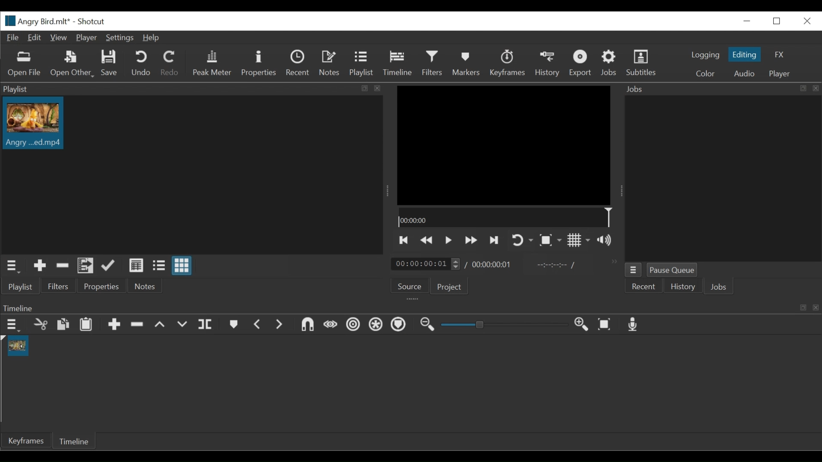 This screenshot has width=822, height=462. What do you see at coordinates (400, 326) in the screenshot?
I see `Ripple Markers` at bounding box center [400, 326].